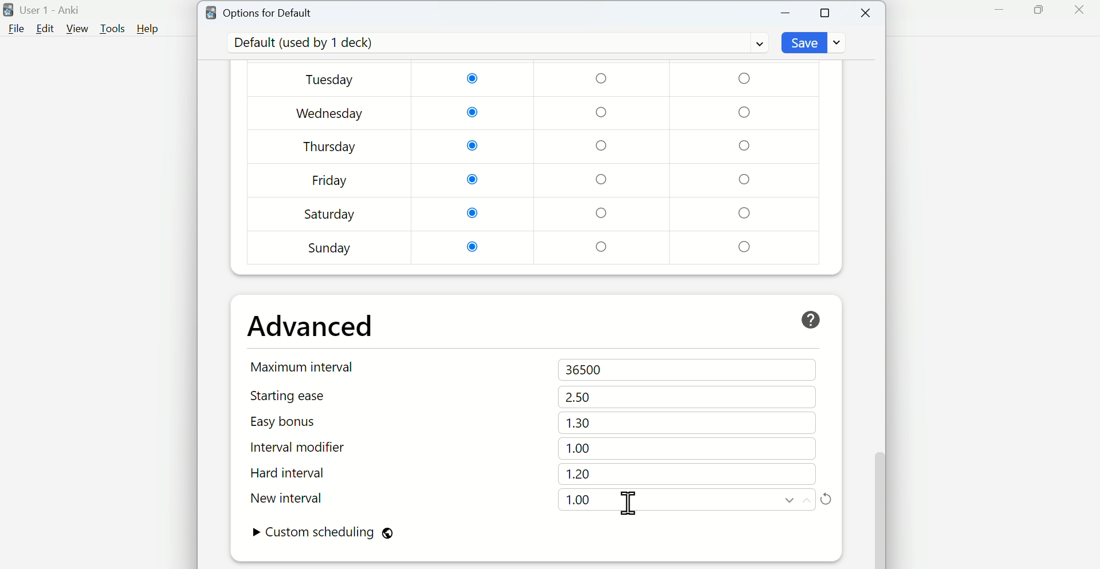 The image size is (1100, 569). I want to click on 1.20, so click(578, 474).